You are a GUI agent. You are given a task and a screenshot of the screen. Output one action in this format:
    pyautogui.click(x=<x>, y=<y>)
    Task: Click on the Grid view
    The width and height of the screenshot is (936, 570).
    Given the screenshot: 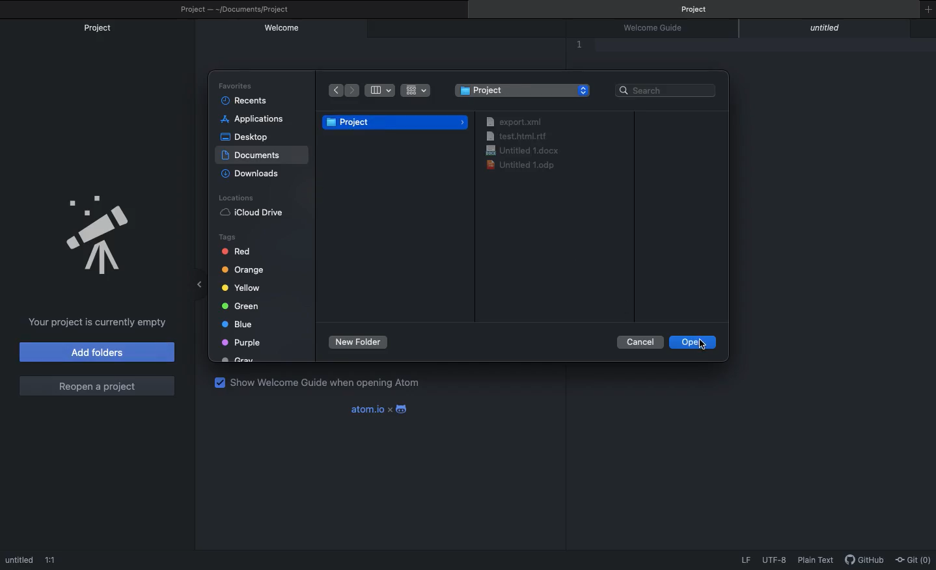 What is the action you would take?
    pyautogui.click(x=416, y=91)
    